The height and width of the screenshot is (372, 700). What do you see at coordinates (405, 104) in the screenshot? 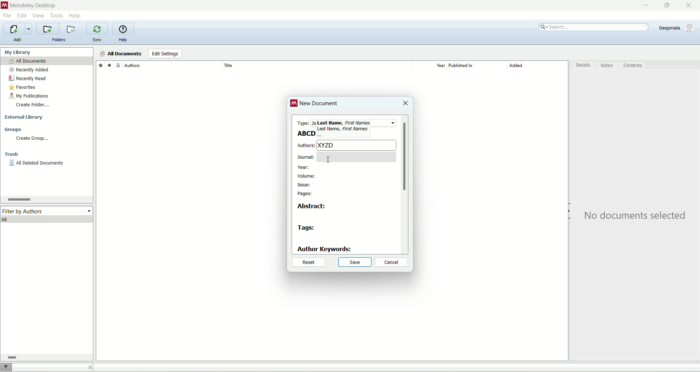
I see `close` at bounding box center [405, 104].